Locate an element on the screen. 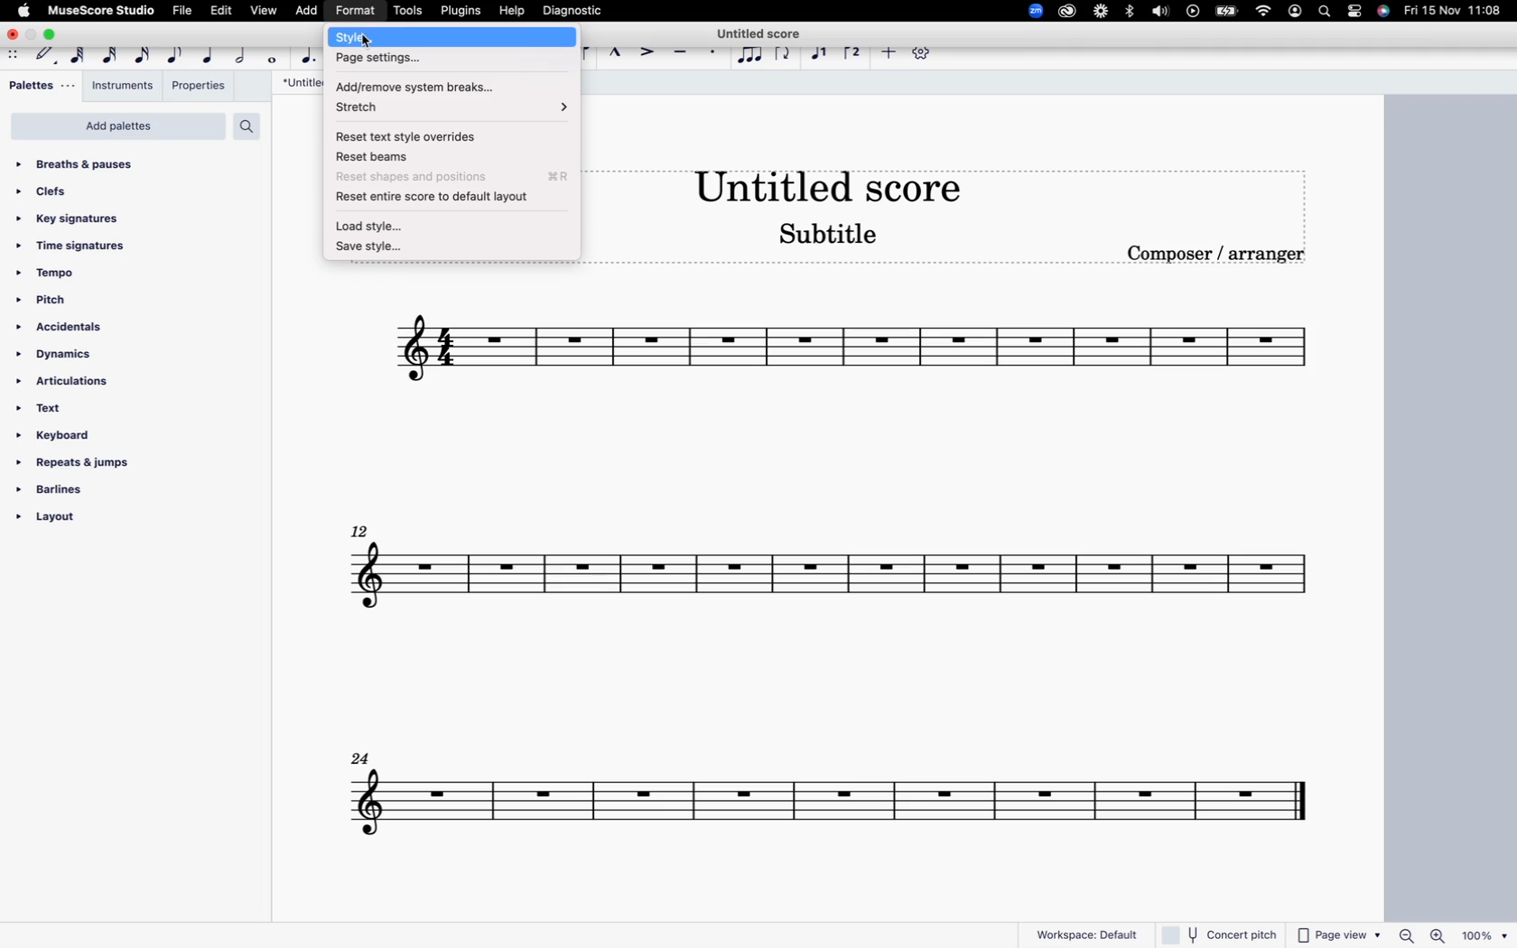 This screenshot has width=1517, height=948. cursor is located at coordinates (369, 43).